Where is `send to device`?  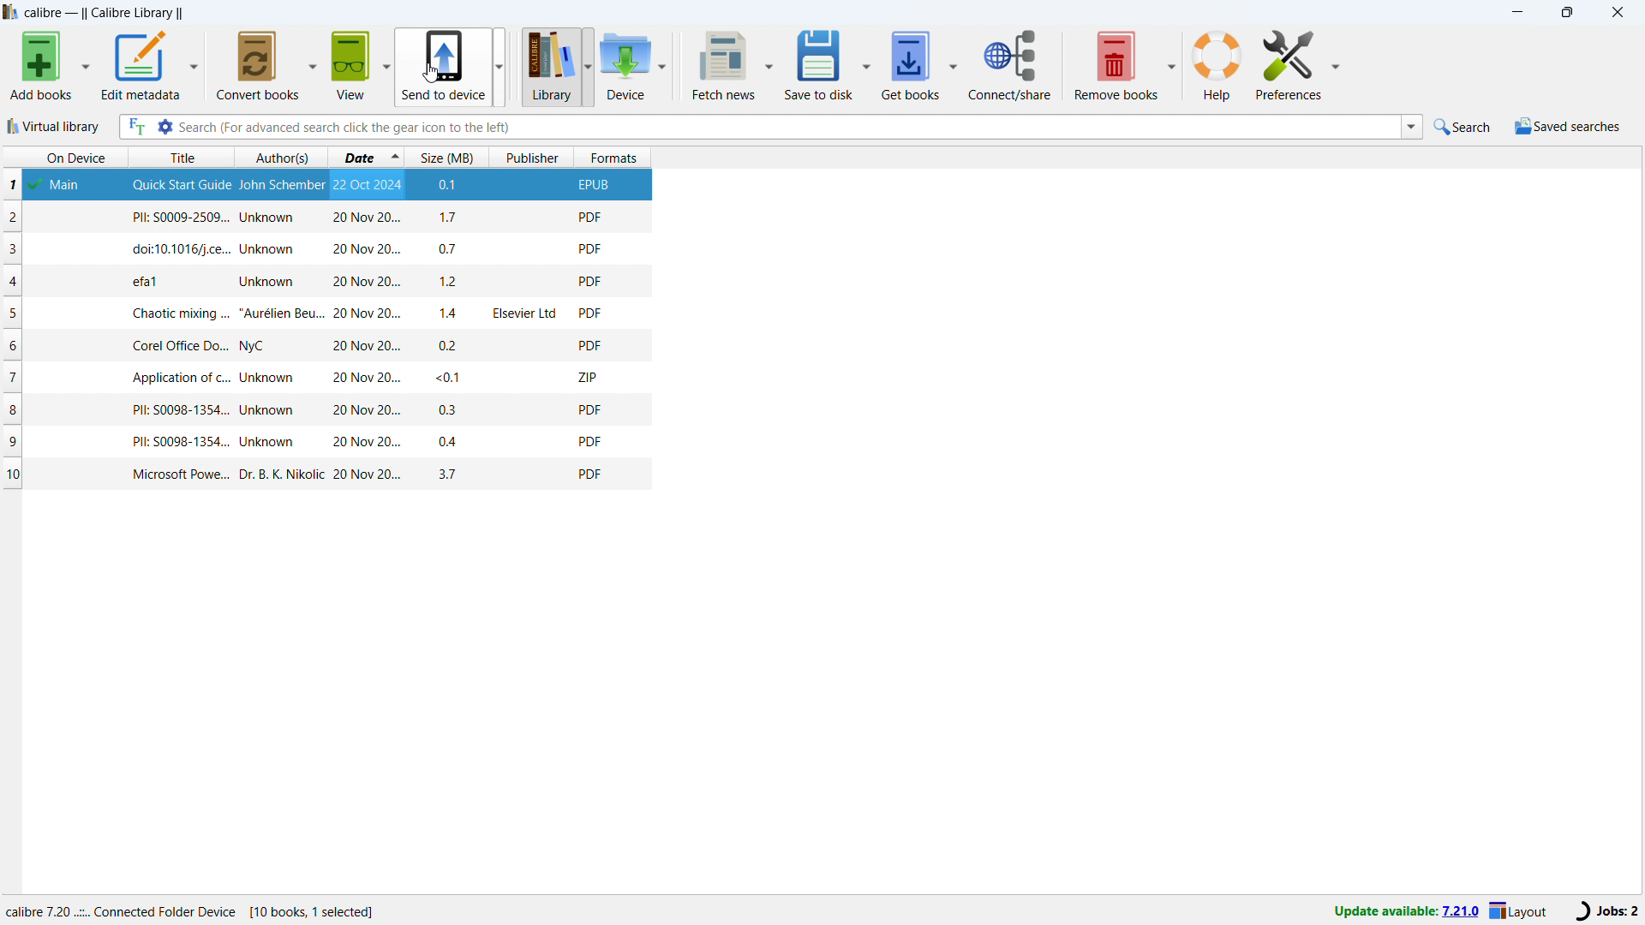
send to device is located at coordinates (445, 65).